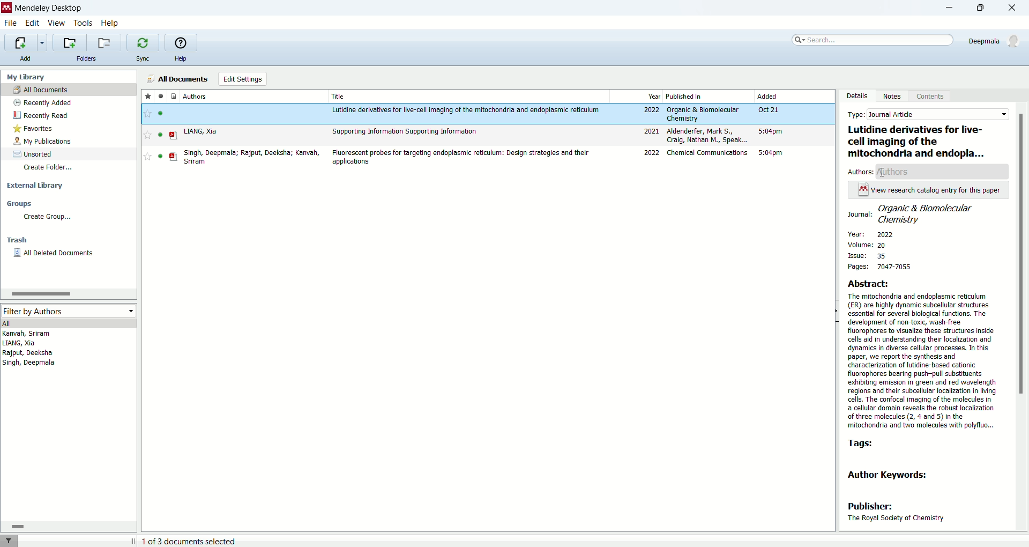 The height and width of the screenshot is (547, 1029). I want to click on synchronize library with mendeley web, so click(143, 43).